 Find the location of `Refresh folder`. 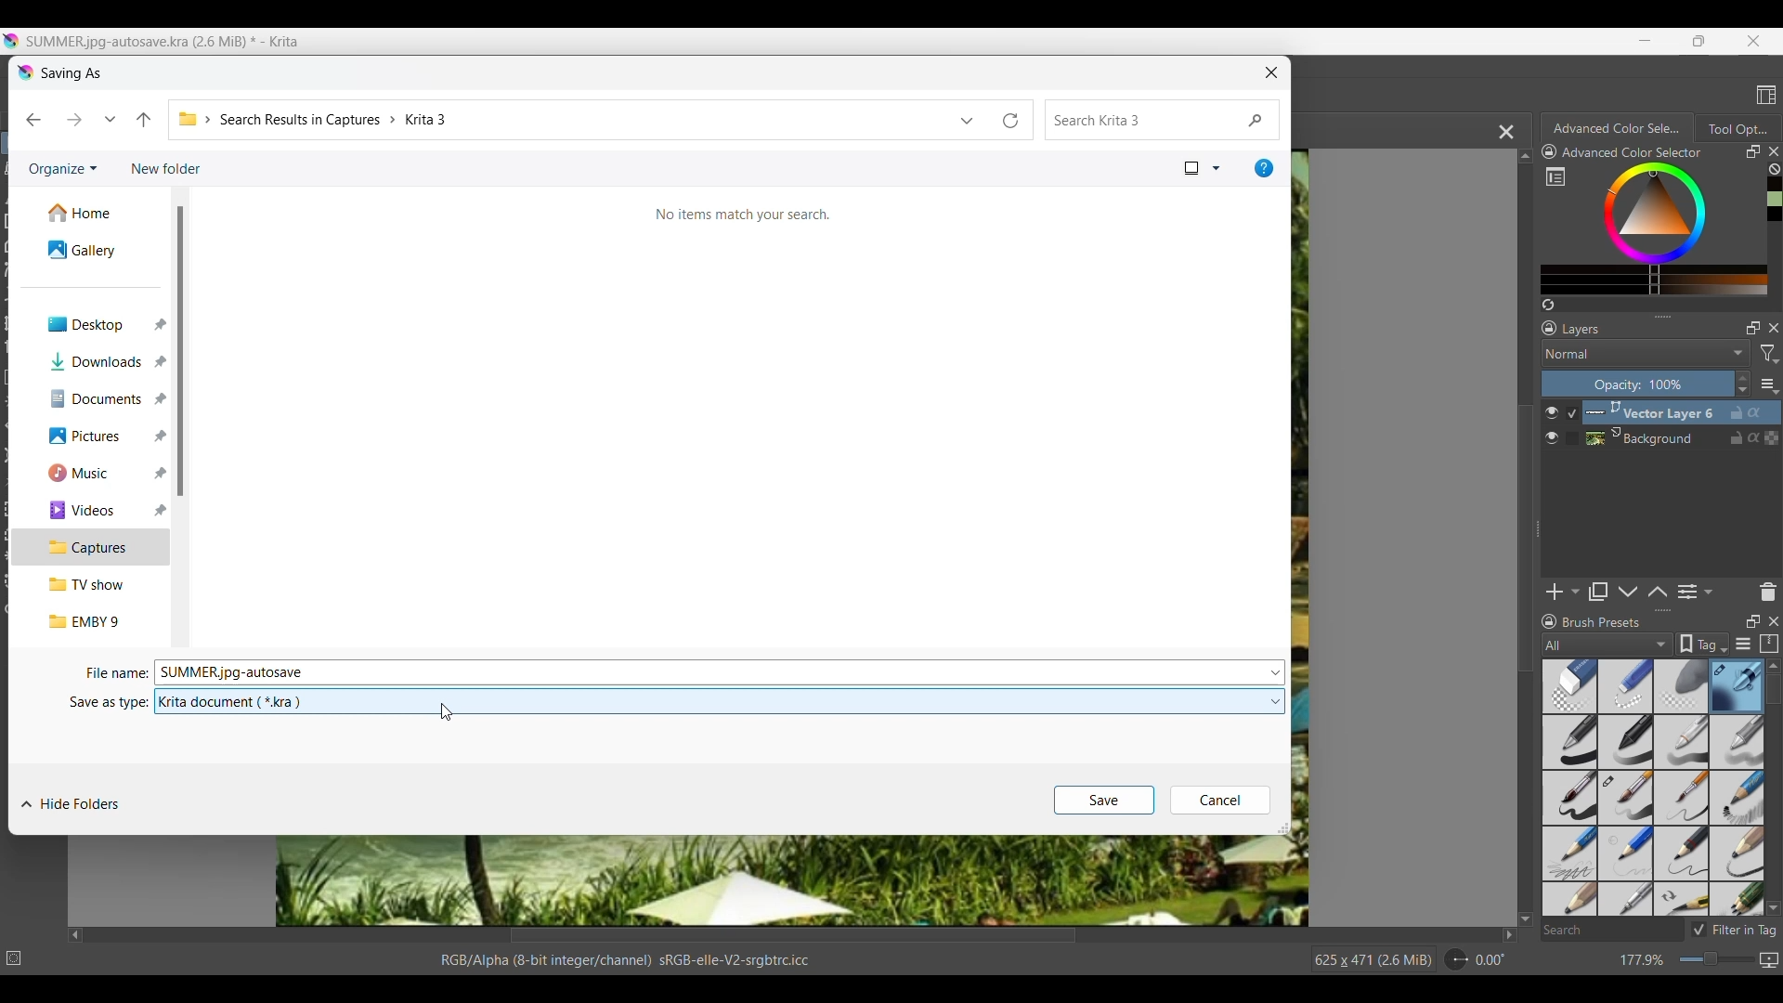

Refresh folder is located at coordinates (1014, 120).